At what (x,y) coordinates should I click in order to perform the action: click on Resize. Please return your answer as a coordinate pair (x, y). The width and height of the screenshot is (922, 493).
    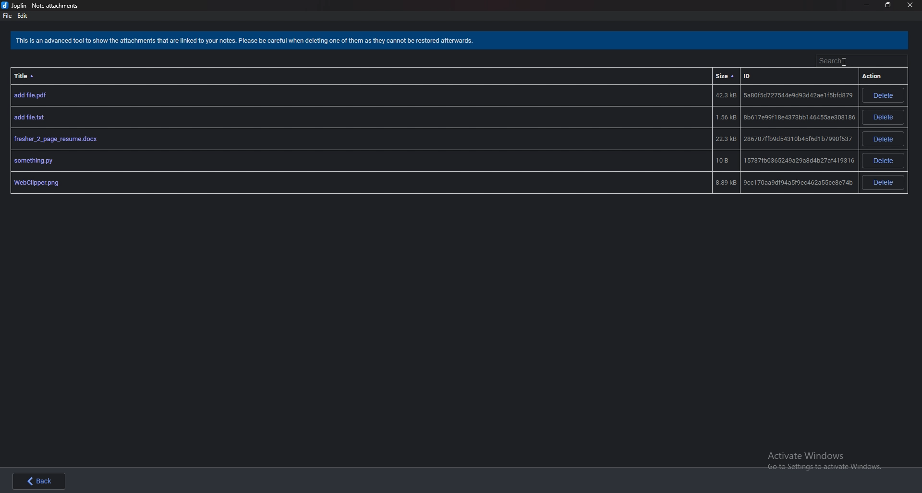
    Looking at the image, I should click on (887, 5).